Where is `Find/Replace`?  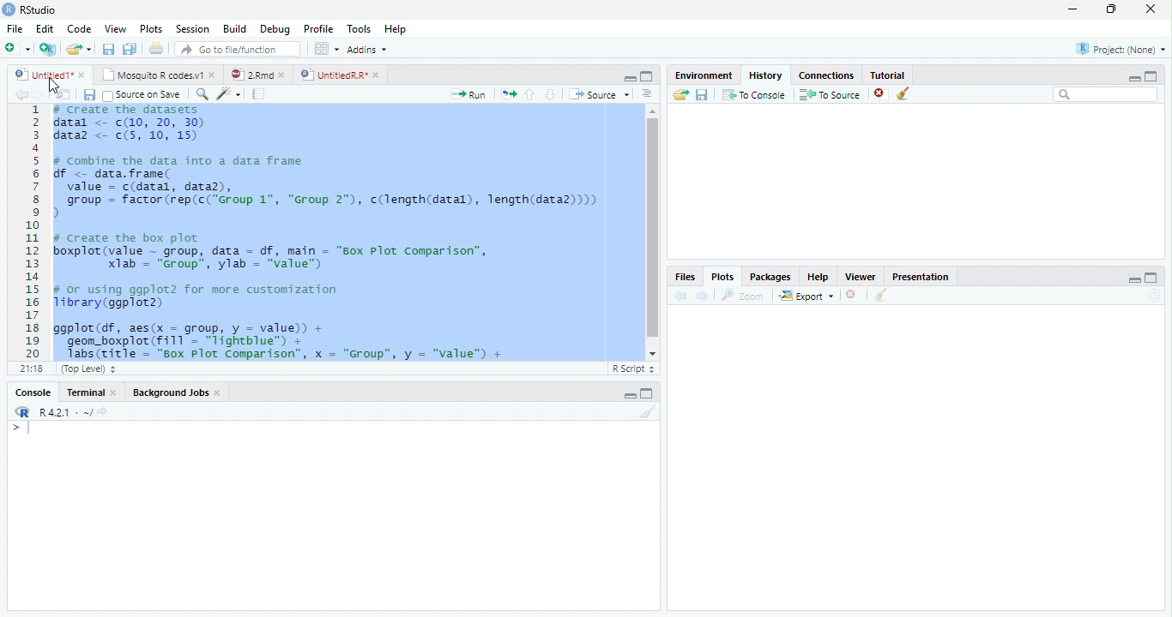 Find/Replace is located at coordinates (202, 94).